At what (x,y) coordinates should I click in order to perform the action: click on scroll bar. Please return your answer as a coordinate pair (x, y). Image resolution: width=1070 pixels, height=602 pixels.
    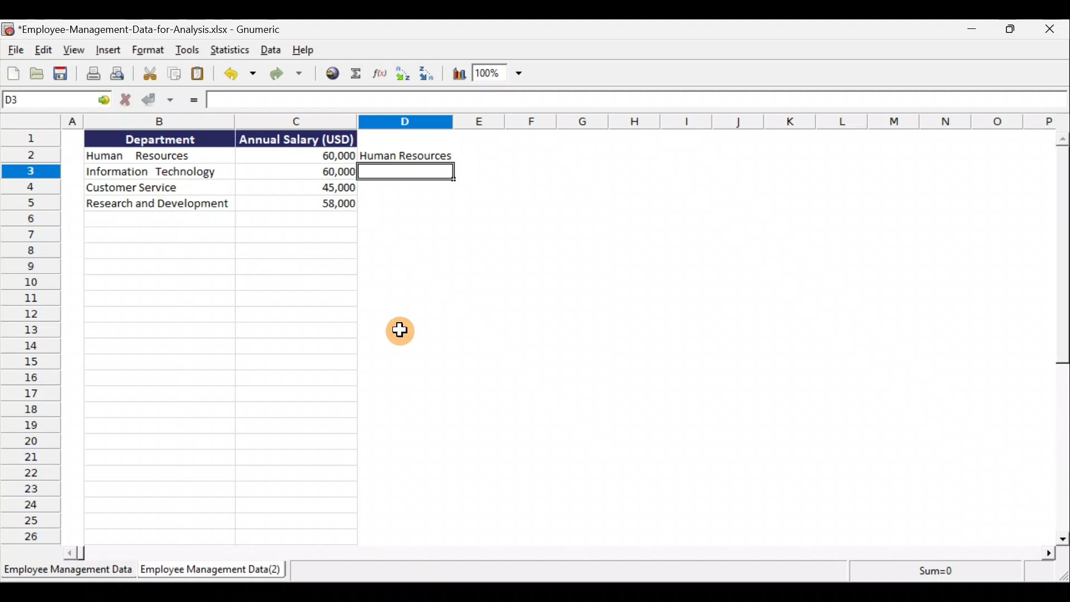
    Looking at the image, I should click on (553, 553).